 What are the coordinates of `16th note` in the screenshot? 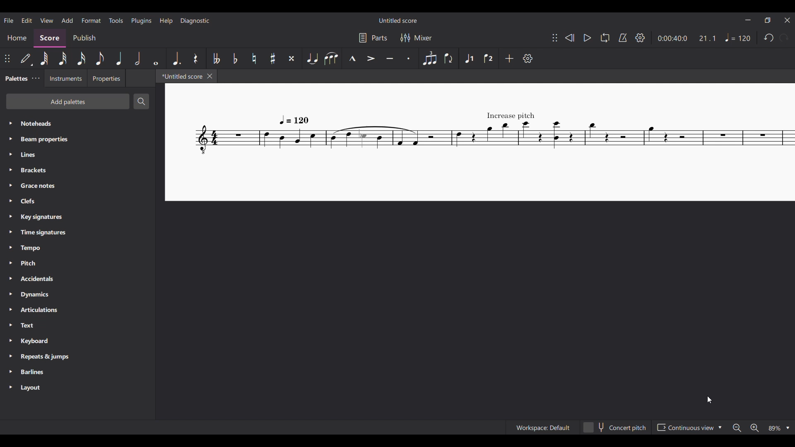 It's located at (81, 58).